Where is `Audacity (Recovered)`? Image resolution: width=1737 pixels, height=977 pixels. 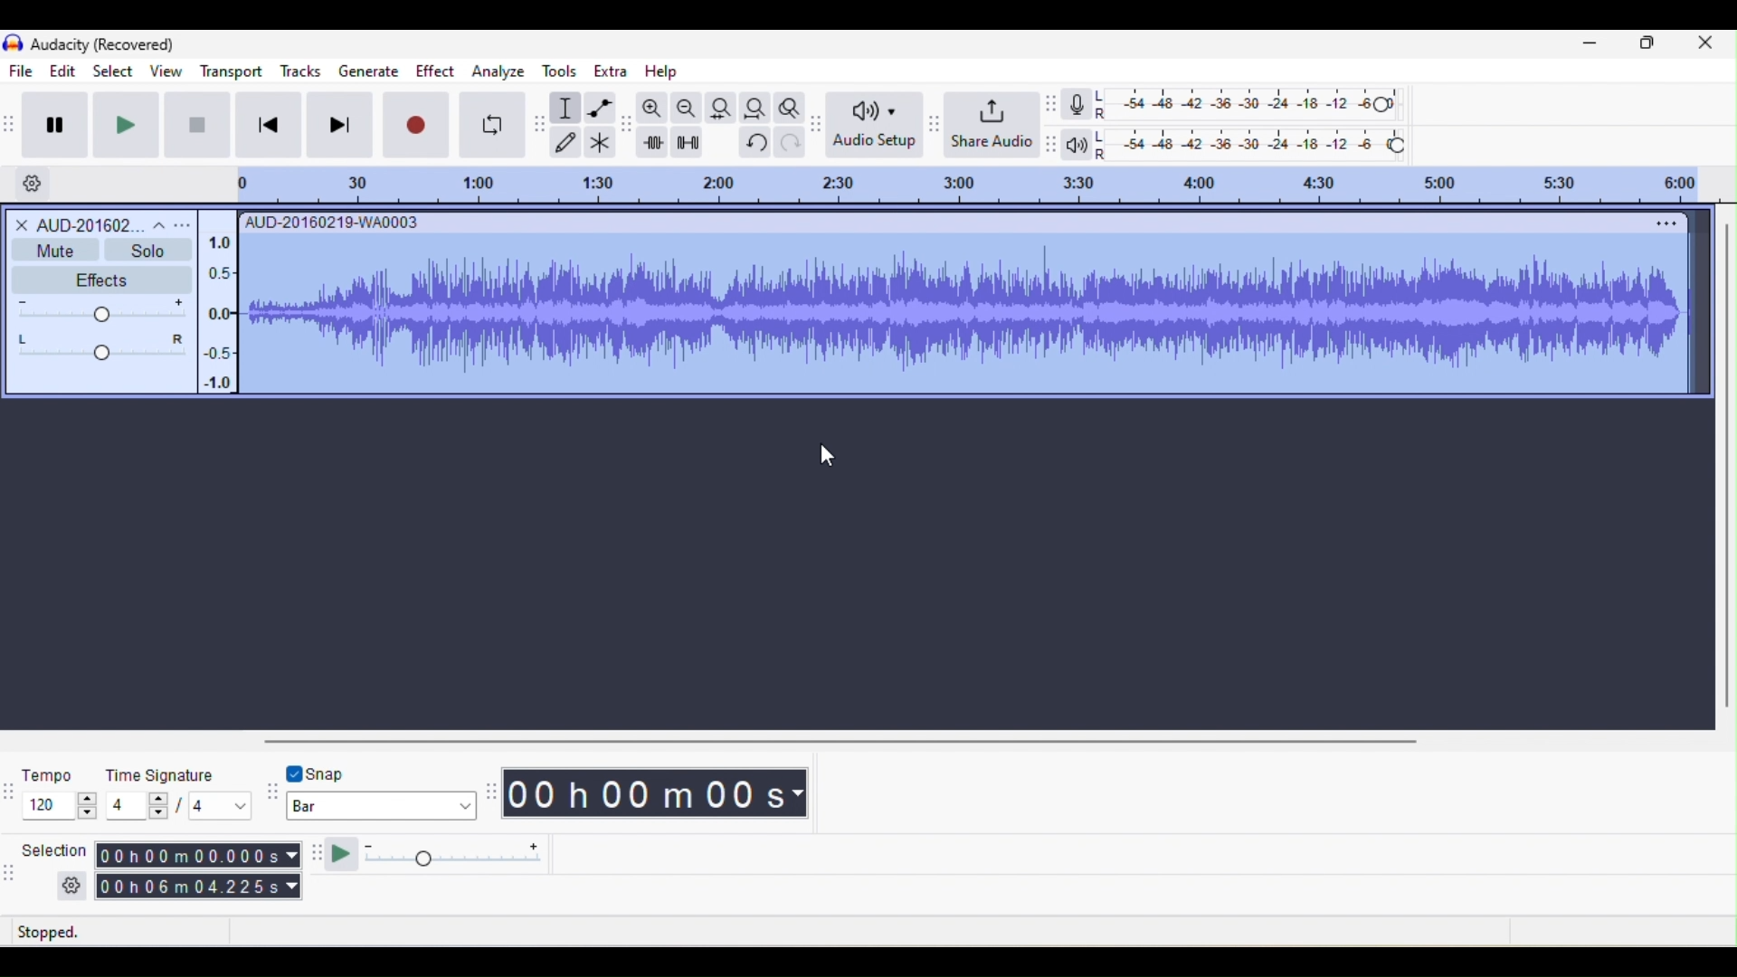
Audacity (Recovered) is located at coordinates (102, 44).